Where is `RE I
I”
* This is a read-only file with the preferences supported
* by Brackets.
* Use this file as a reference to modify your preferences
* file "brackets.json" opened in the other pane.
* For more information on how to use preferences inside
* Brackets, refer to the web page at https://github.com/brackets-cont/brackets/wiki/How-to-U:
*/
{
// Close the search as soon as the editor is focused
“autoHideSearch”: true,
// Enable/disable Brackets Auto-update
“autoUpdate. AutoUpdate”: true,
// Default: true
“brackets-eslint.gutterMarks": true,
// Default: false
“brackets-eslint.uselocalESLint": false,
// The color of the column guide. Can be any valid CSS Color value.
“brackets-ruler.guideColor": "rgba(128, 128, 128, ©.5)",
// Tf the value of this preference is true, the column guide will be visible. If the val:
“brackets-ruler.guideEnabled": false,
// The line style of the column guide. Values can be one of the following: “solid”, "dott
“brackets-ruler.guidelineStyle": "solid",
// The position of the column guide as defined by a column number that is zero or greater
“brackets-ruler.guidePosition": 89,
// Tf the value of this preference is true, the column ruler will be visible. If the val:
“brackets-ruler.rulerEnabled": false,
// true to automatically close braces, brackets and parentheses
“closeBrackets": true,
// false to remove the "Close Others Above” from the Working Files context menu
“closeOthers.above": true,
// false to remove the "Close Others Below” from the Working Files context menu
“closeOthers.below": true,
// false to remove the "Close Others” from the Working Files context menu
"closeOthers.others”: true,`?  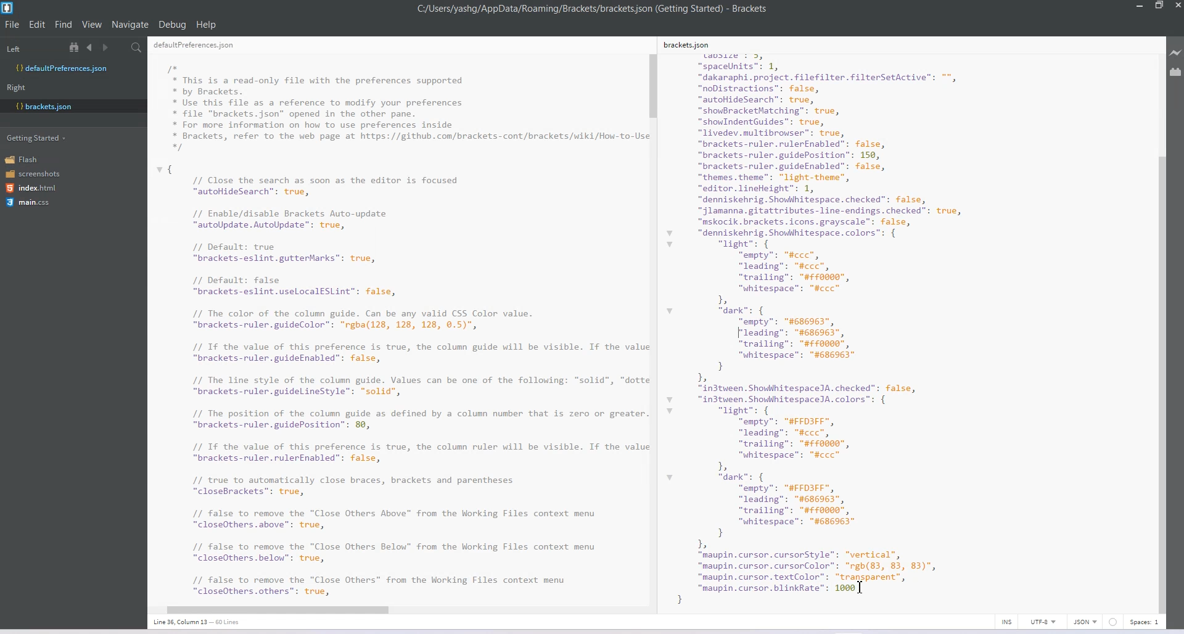 RE I
I”
* This is a read-only file with the preferences supported
* by Brackets.
* Use this file as a reference to modify your preferences
* file "brackets.json" opened in the other pane.
* For more information on how to use preferences inside
* Brackets, refer to the web page at https://github.com/brackets-cont/brackets/wiki/How-to-U:
*/
{
// Close the search as soon as the editor is focused
“autoHideSearch”: true,
// Enable/disable Brackets Auto-update
“autoUpdate. AutoUpdate”: true,
// Default: true
“brackets-eslint.gutterMarks": true,
// Default: false
“brackets-eslint.uselocalESLint": false,
// The color of the column guide. Can be any valid CSS Color value.
“brackets-ruler.guideColor": "rgba(128, 128, 128, ©.5)",
// Tf the value of this preference is true, the column guide will be visible. If the val:
“brackets-ruler.guideEnabled": false,
// The line style of the column guide. Values can be one of the following: “solid”, "dott
“brackets-ruler.guidelineStyle": "solid",
// The position of the column guide as defined by a column number that is zero or greater
“brackets-ruler.guidePosition": 89,
// Tf the value of this preference is true, the column ruler will be visible. If the val:
“brackets-ruler.rulerEnabled": false,
// true to automatically close braces, brackets and parentheses
“closeBrackets": true,
// false to remove the "Close Others Above” from the Working Files context menu
“closeOthers.above": true,
// false to remove the "Close Others Below” from the Working Files context menu
“closeOthers.below": true,
// false to remove the "Close Others” from the Working Files context menu
"closeOthers.others”: true, is located at coordinates (397, 319).